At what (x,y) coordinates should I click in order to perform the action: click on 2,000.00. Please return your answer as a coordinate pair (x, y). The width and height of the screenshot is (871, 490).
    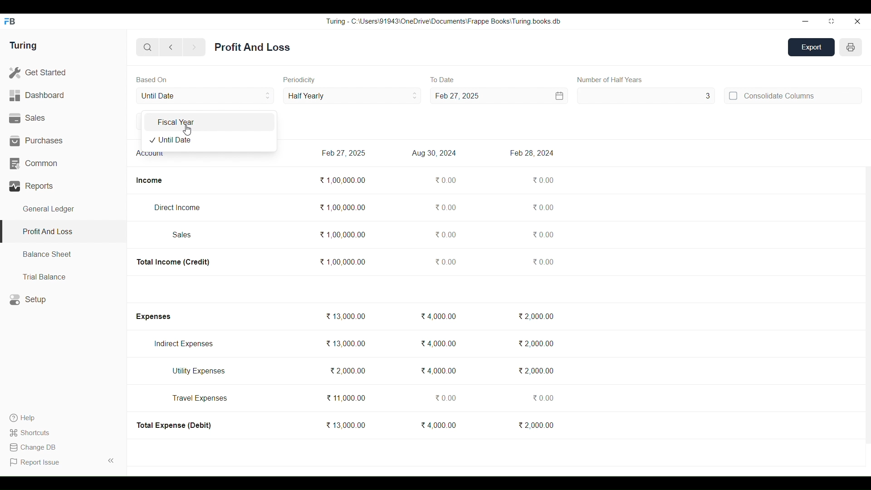
    Looking at the image, I should click on (535, 316).